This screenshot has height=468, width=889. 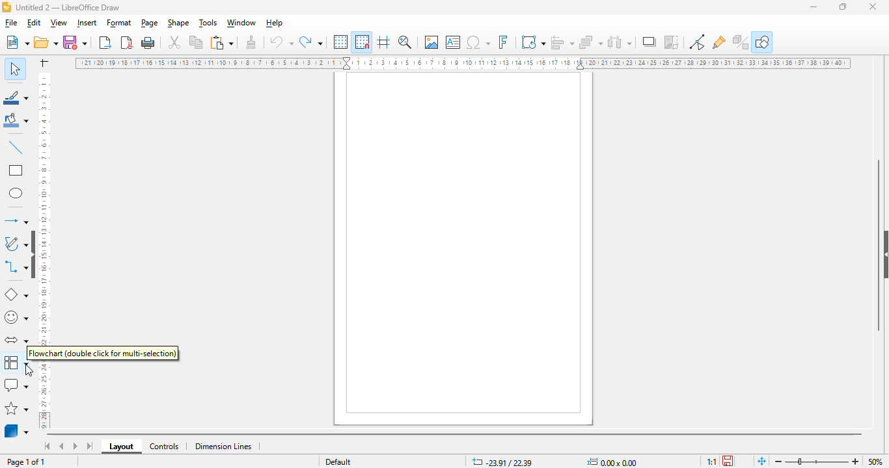 I want to click on help, so click(x=275, y=24).